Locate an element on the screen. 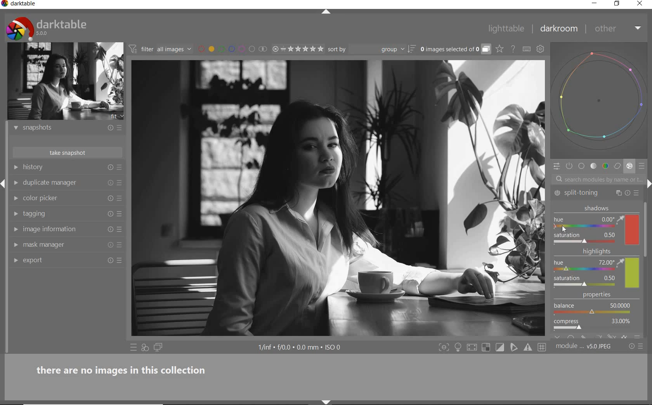  preset and preferences is located at coordinates (120, 183).